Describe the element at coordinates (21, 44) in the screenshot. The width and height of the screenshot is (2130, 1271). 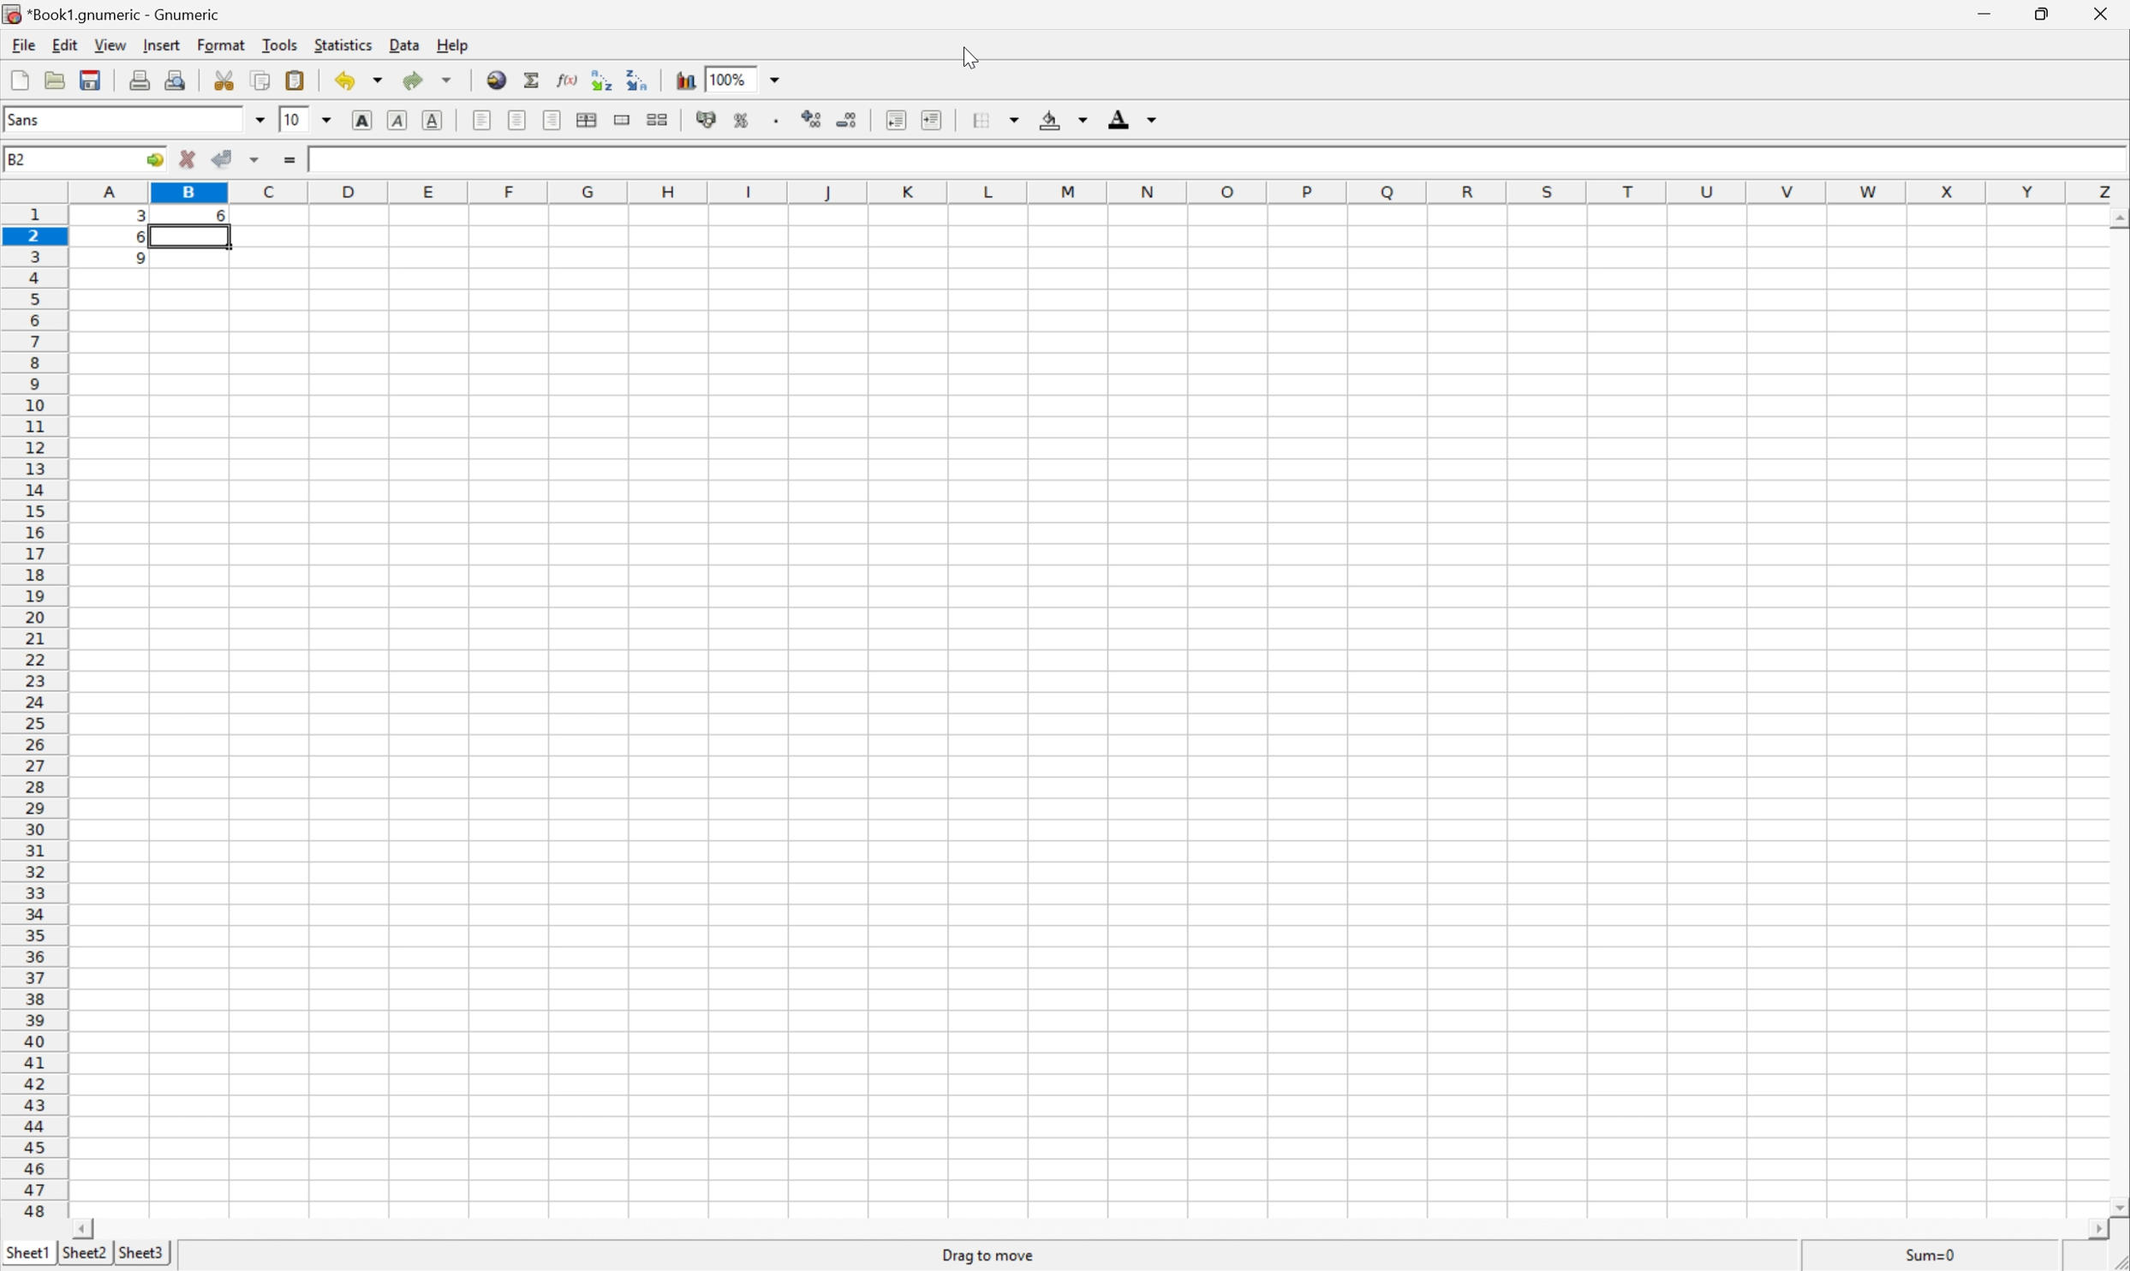
I see `File` at that location.